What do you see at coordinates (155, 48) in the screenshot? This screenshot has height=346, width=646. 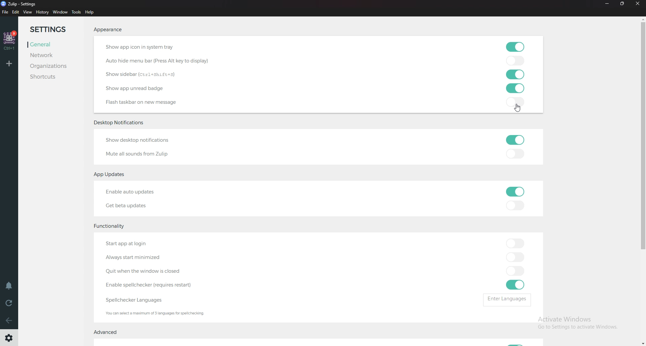 I see `Show app icon in system tray` at bounding box center [155, 48].